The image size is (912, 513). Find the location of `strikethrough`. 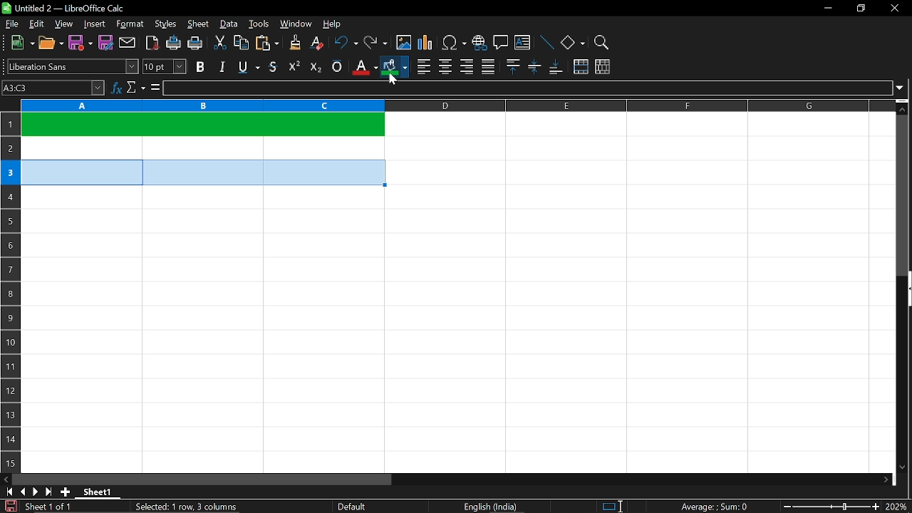

strikethrough is located at coordinates (274, 66).